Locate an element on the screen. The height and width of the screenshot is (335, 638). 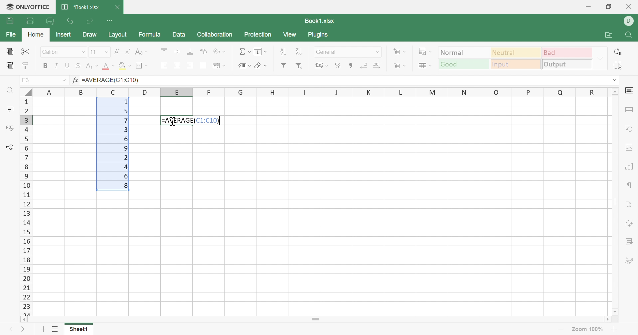
9 is located at coordinates (126, 149).